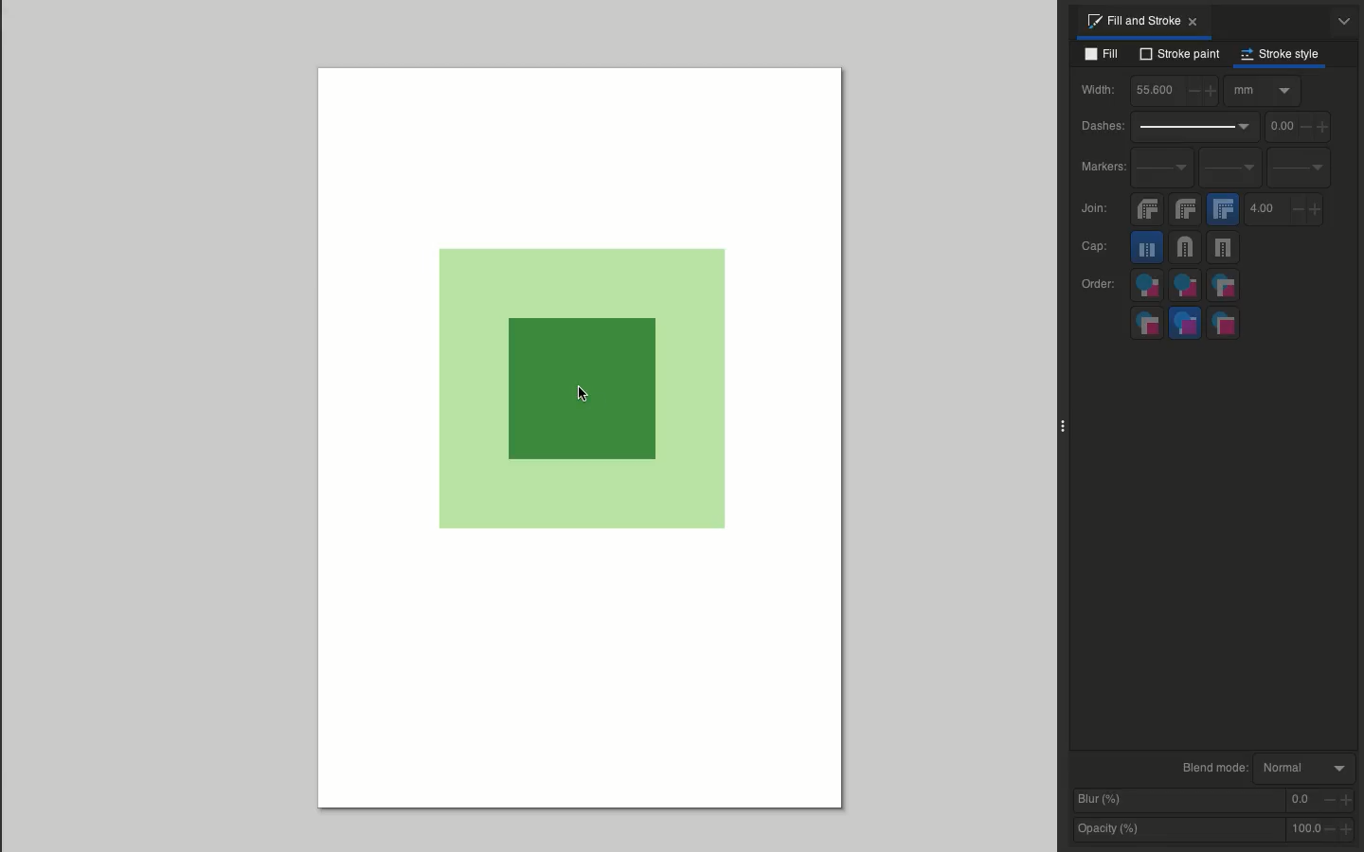 The width and height of the screenshot is (1364, 852). I want to click on Options, so click(1264, 90).